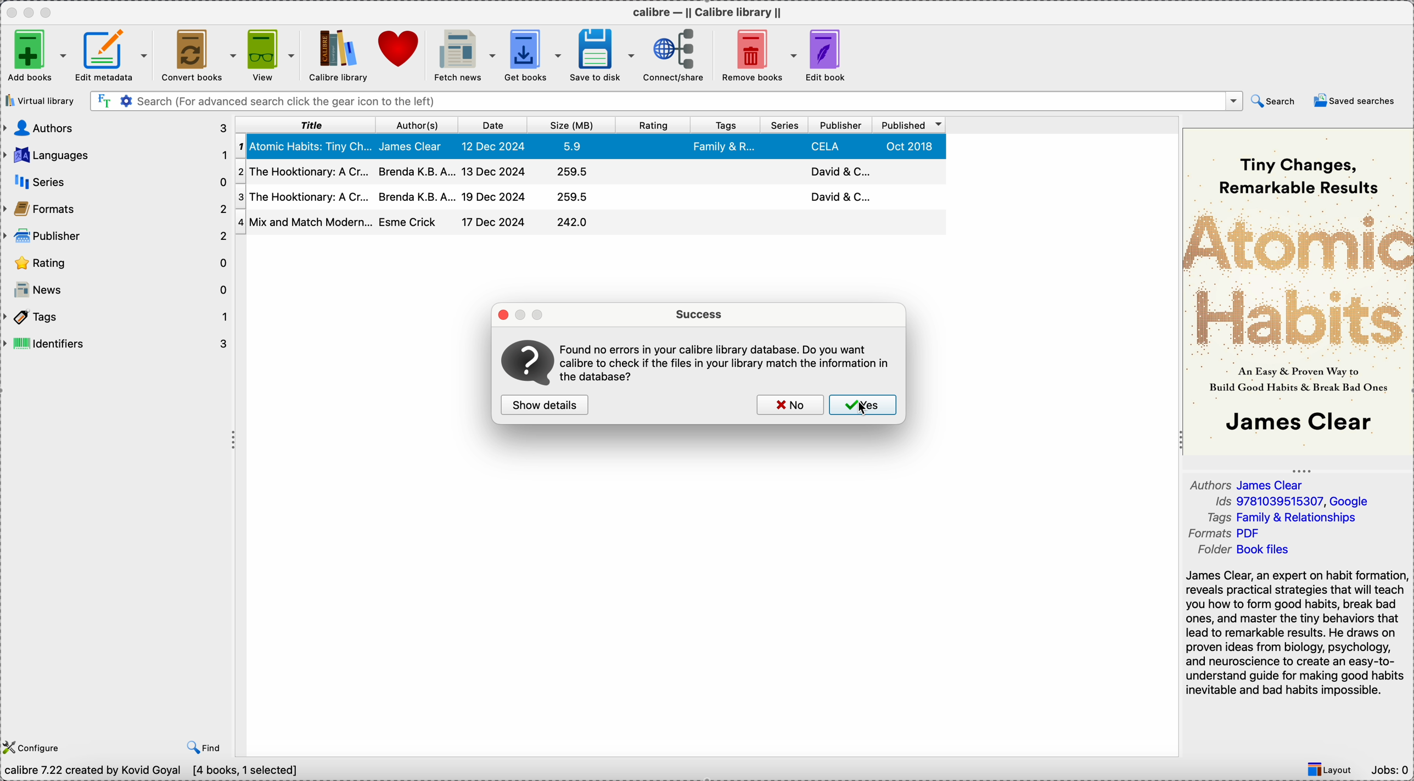 The image size is (1414, 781). Describe the element at coordinates (645, 102) in the screenshot. I see `search bar` at that location.